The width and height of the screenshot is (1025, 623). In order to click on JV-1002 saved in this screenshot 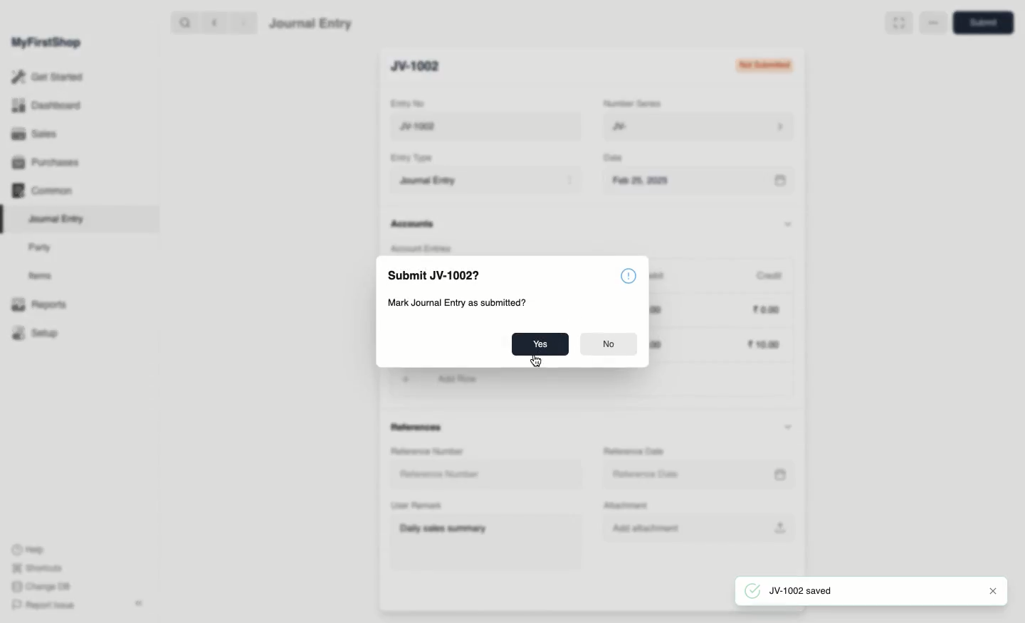, I will do `click(808, 591)`.